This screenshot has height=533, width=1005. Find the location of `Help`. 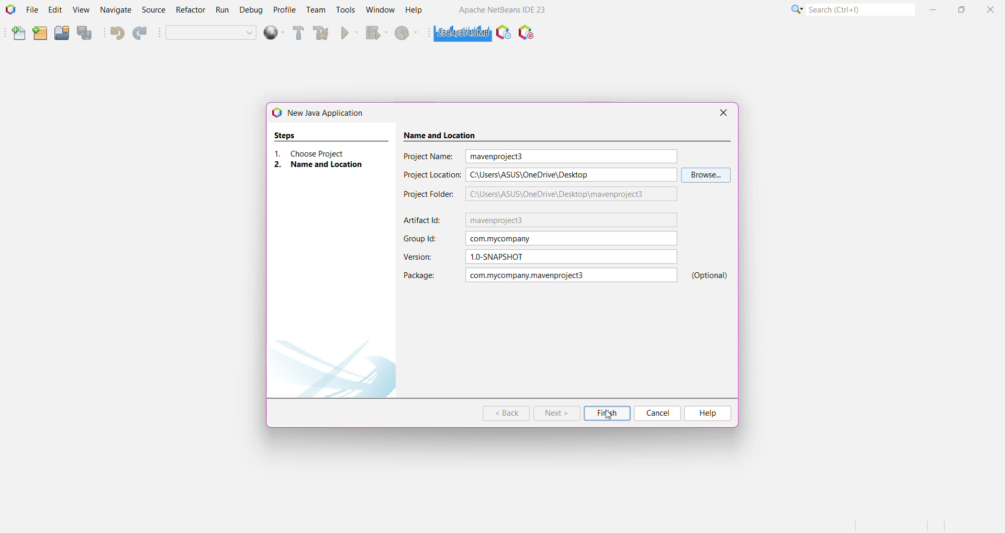

Help is located at coordinates (414, 10).